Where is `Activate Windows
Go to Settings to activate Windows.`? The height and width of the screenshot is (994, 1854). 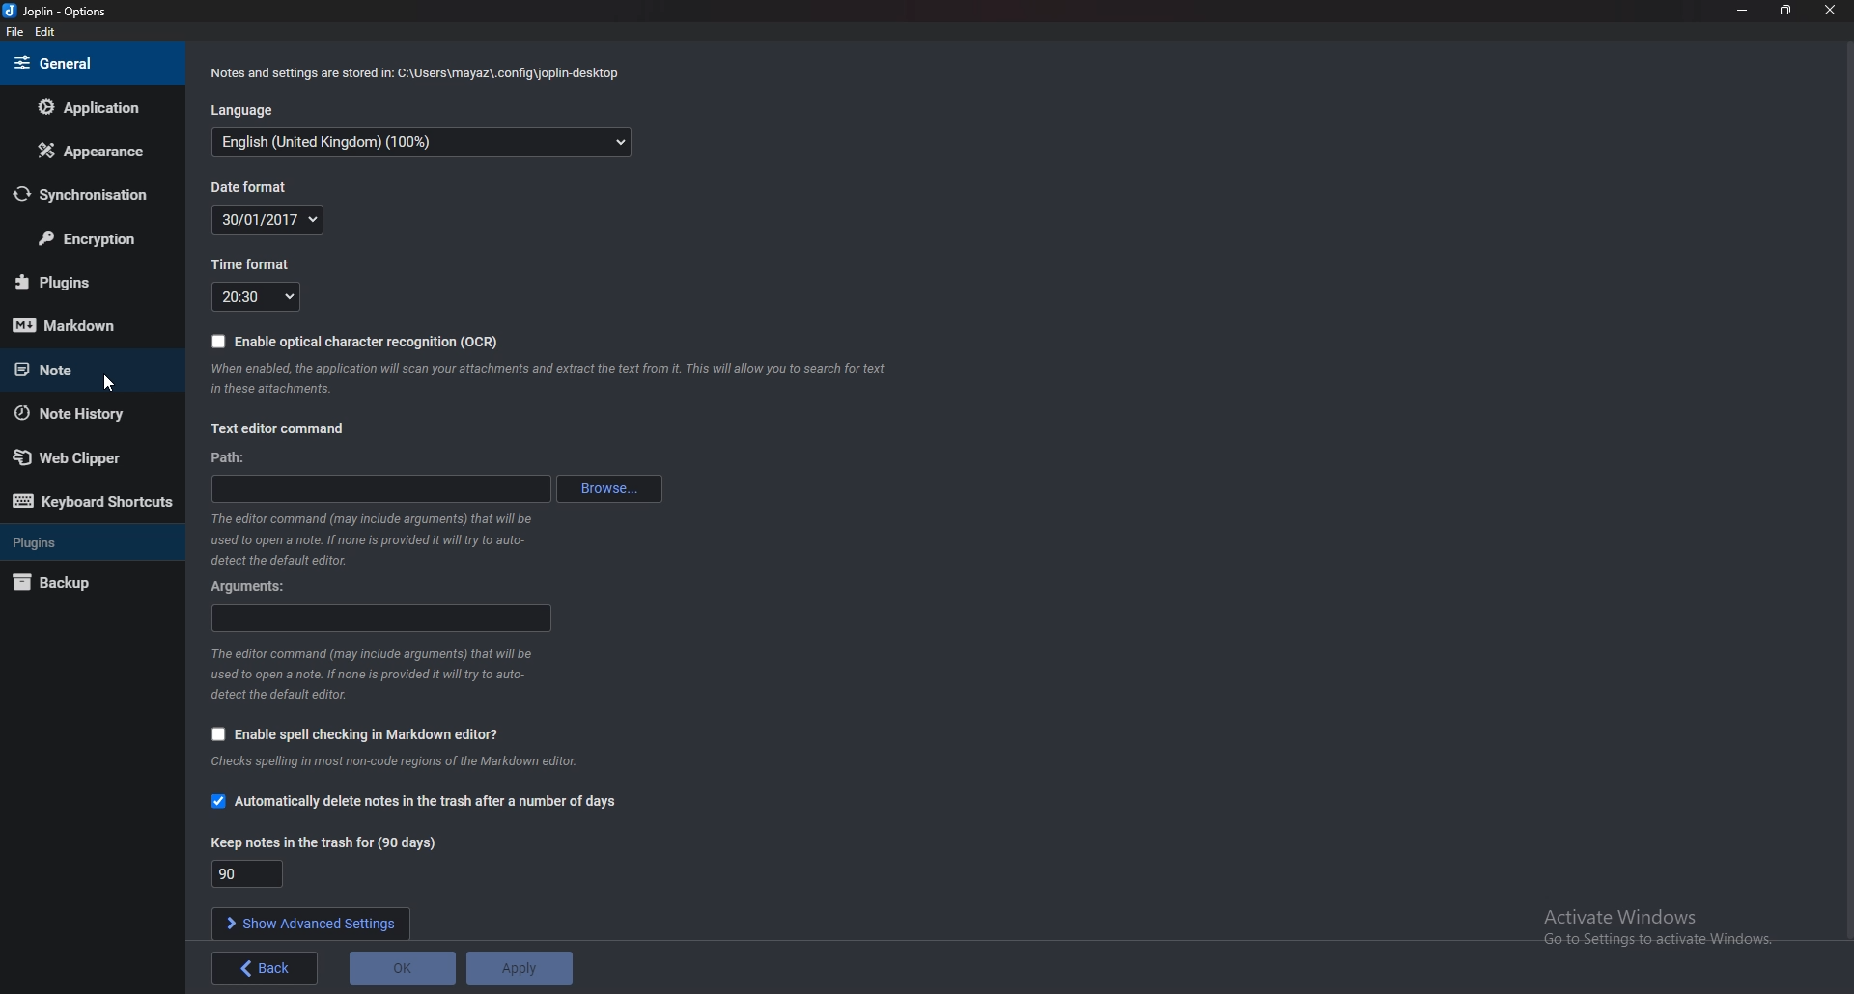
Activate Windows
Go to Settings to activate Windows. is located at coordinates (1666, 930).